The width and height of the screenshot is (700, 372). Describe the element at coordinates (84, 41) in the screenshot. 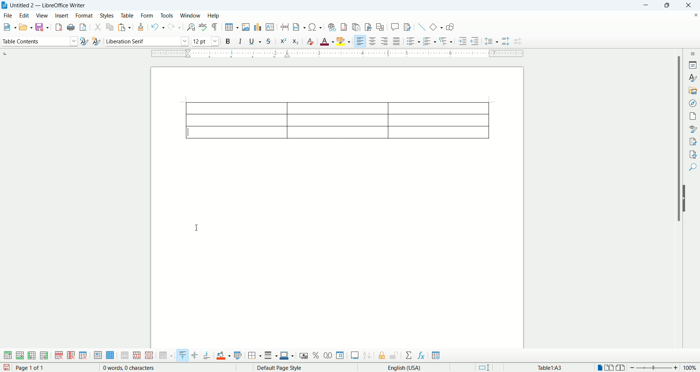

I see `update new style` at that location.